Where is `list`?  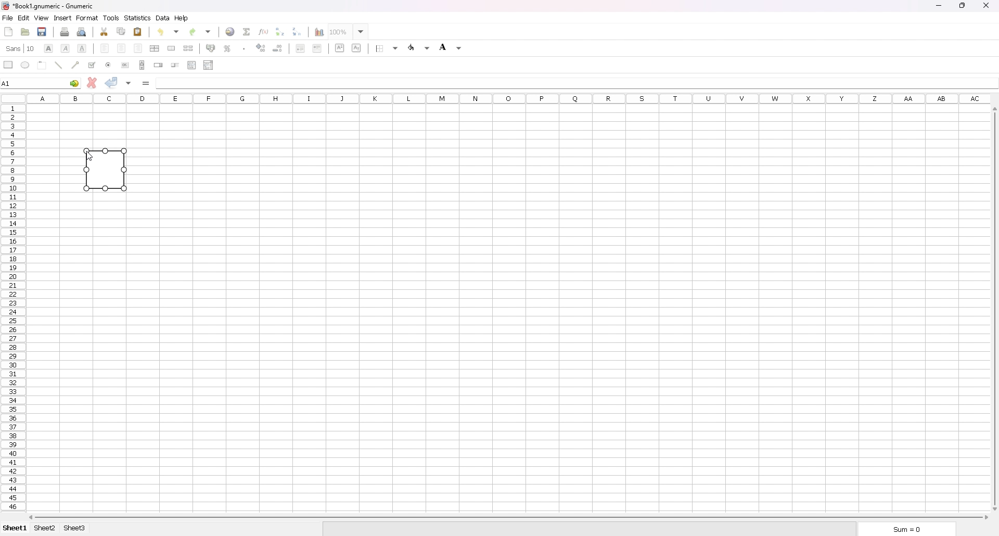 list is located at coordinates (193, 65).